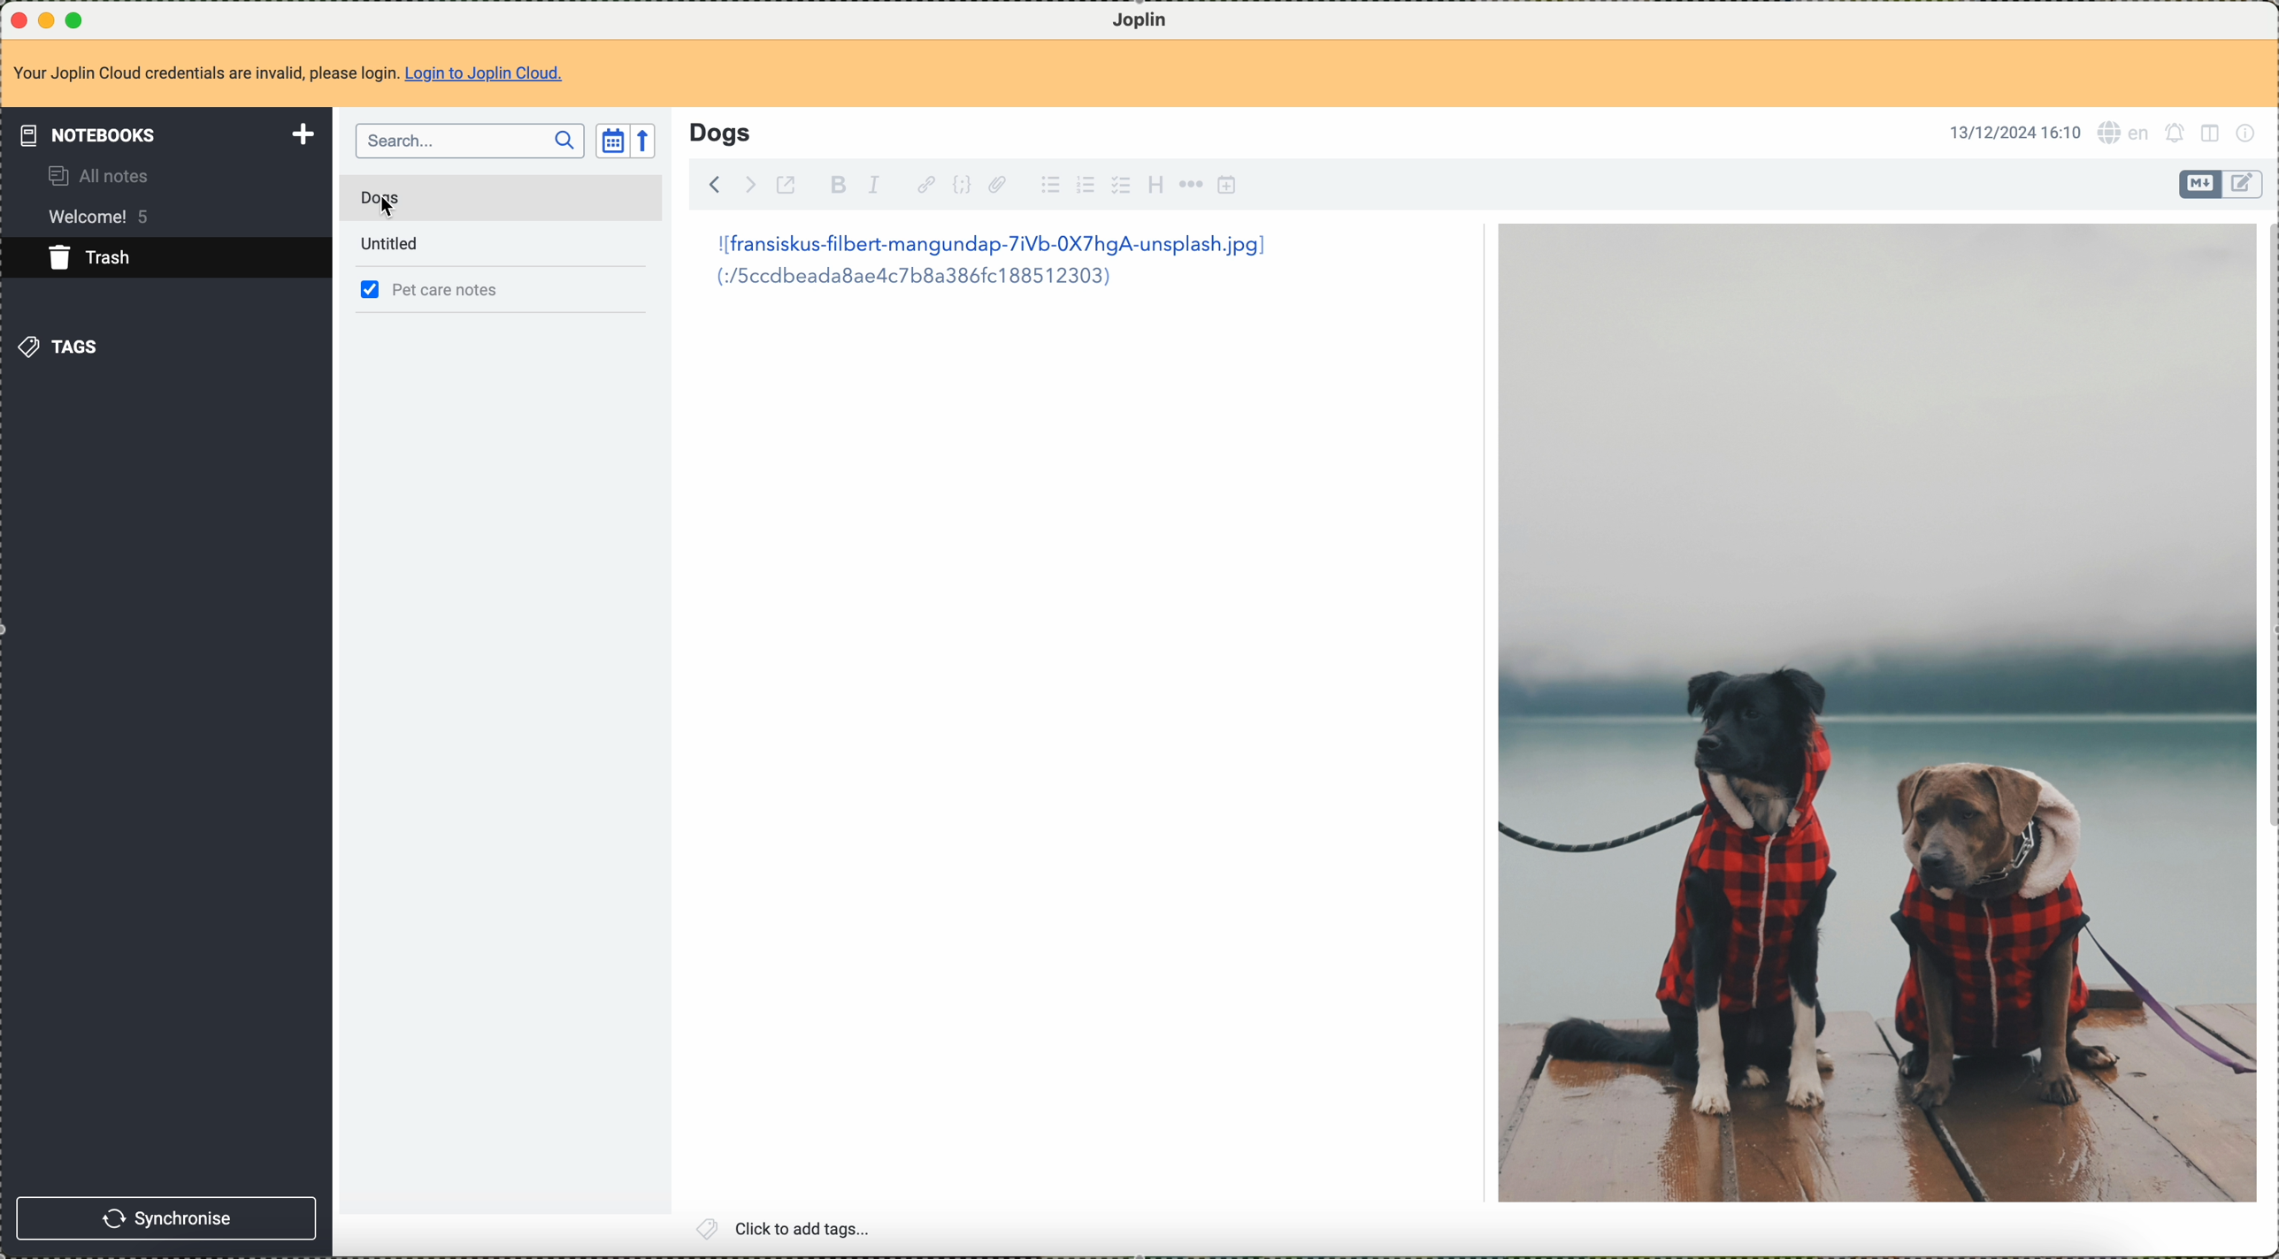 This screenshot has width=2279, height=1259. What do you see at coordinates (105, 217) in the screenshot?
I see `welcome` at bounding box center [105, 217].